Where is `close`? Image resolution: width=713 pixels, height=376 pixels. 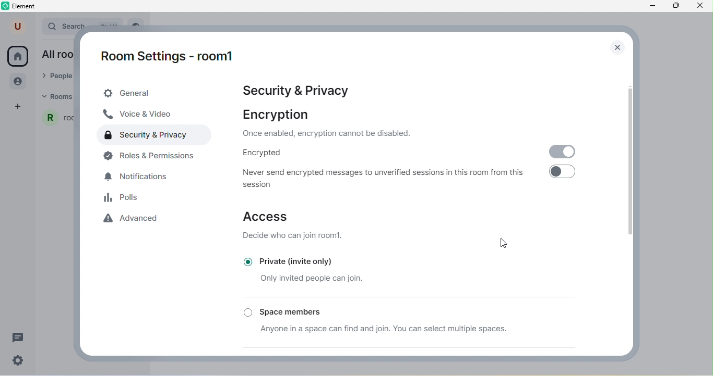
close is located at coordinates (703, 7).